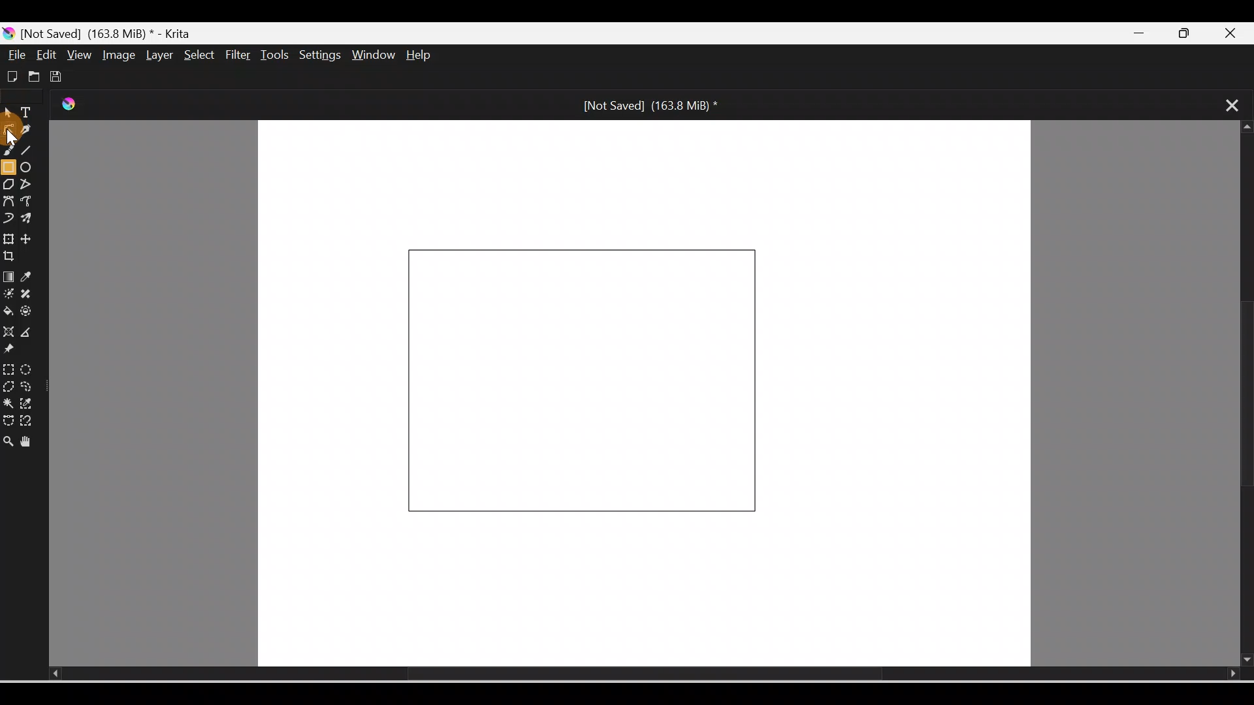  What do you see at coordinates (48, 55) in the screenshot?
I see `Edit` at bounding box center [48, 55].